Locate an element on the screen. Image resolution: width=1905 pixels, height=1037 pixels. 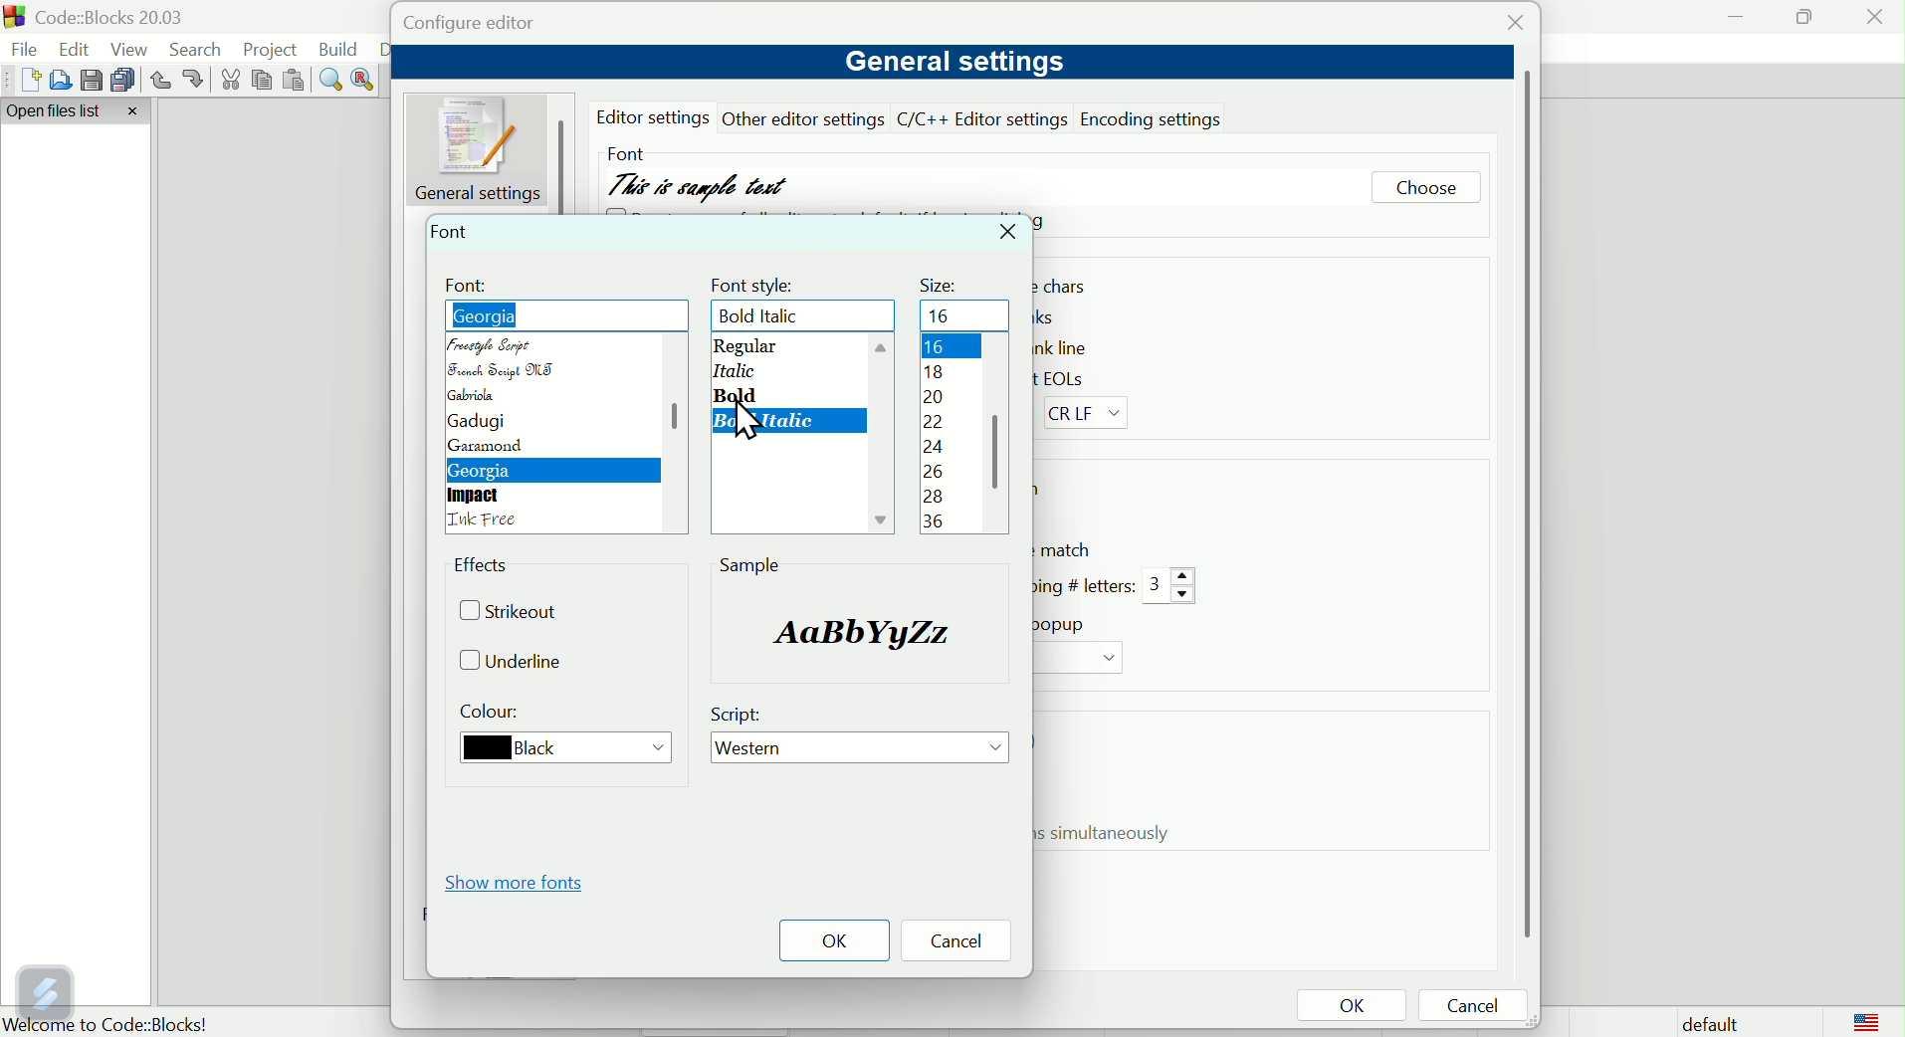
Save multiple is located at coordinates (123, 79).